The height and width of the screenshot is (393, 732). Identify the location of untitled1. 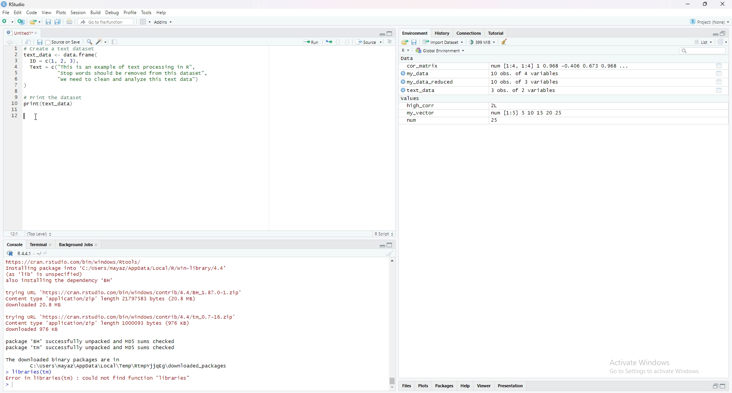
(23, 32).